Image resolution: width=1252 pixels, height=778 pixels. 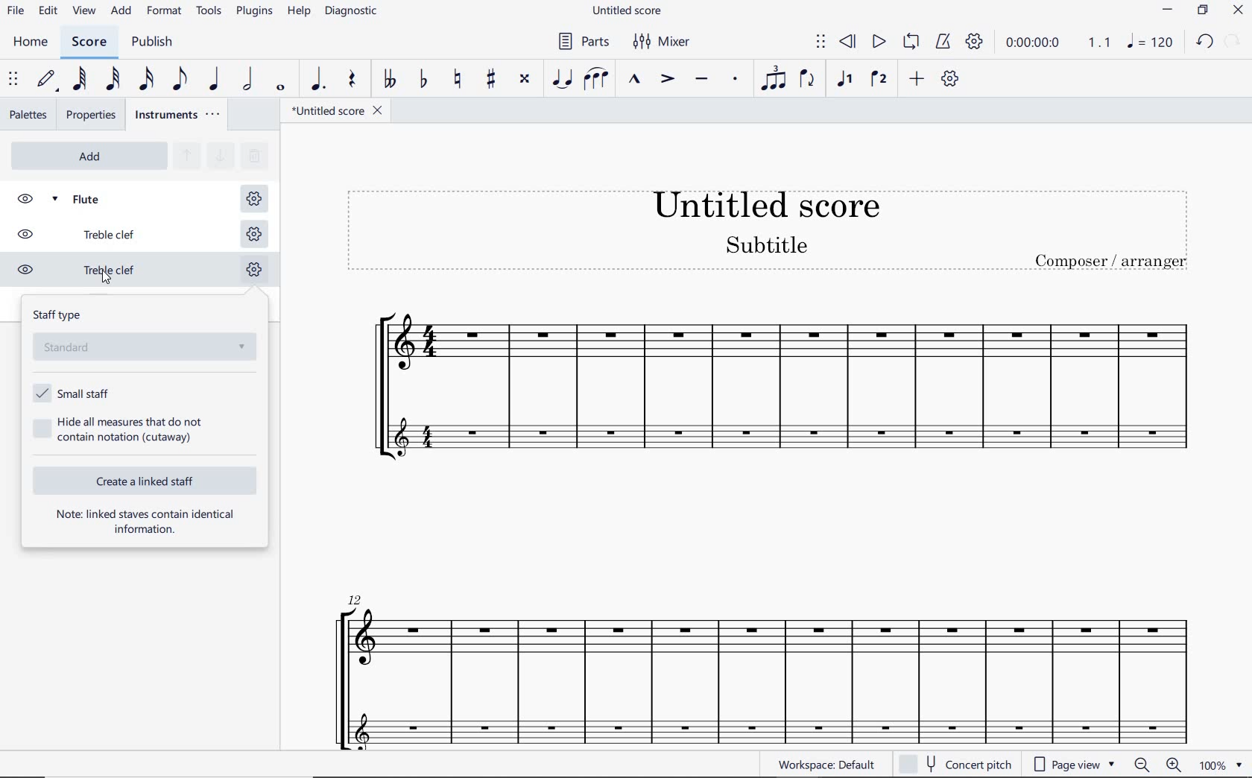 What do you see at coordinates (1072, 763) in the screenshot?
I see `page view` at bounding box center [1072, 763].